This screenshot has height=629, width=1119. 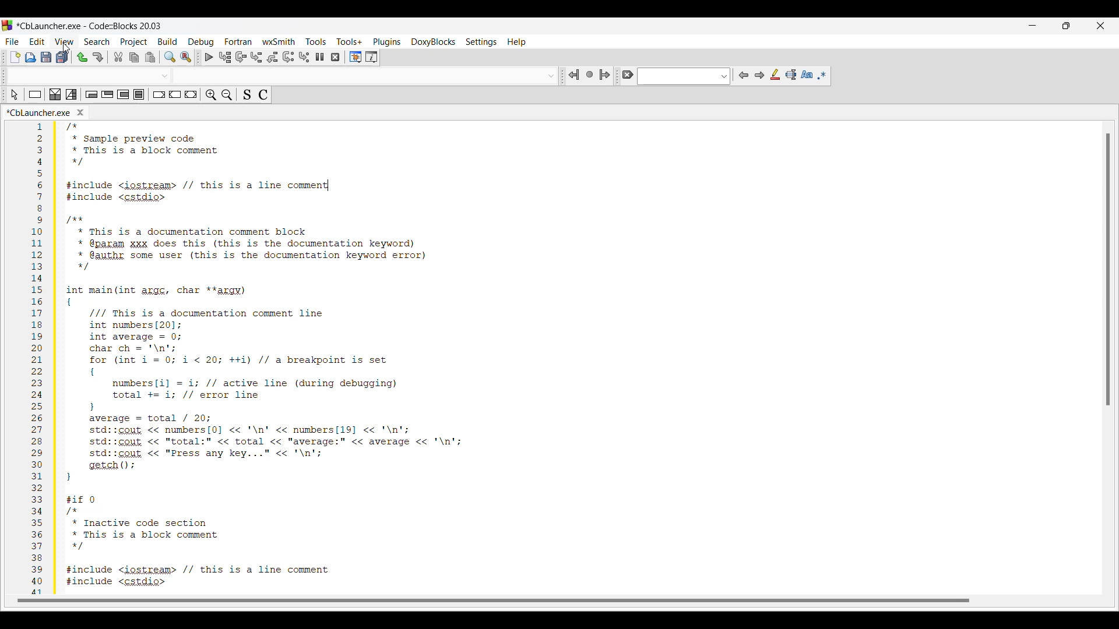 What do you see at coordinates (8, 26) in the screenshot?
I see `Software logo` at bounding box center [8, 26].